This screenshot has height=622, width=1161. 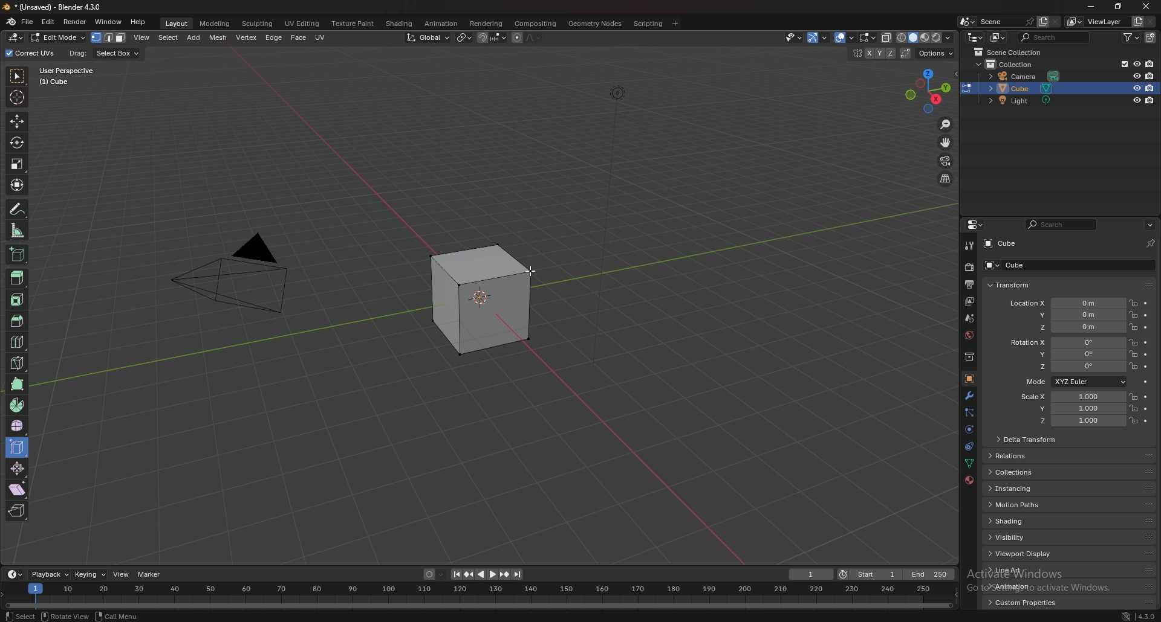 What do you see at coordinates (872, 574) in the screenshot?
I see `start frame` at bounding box center [872, 574].